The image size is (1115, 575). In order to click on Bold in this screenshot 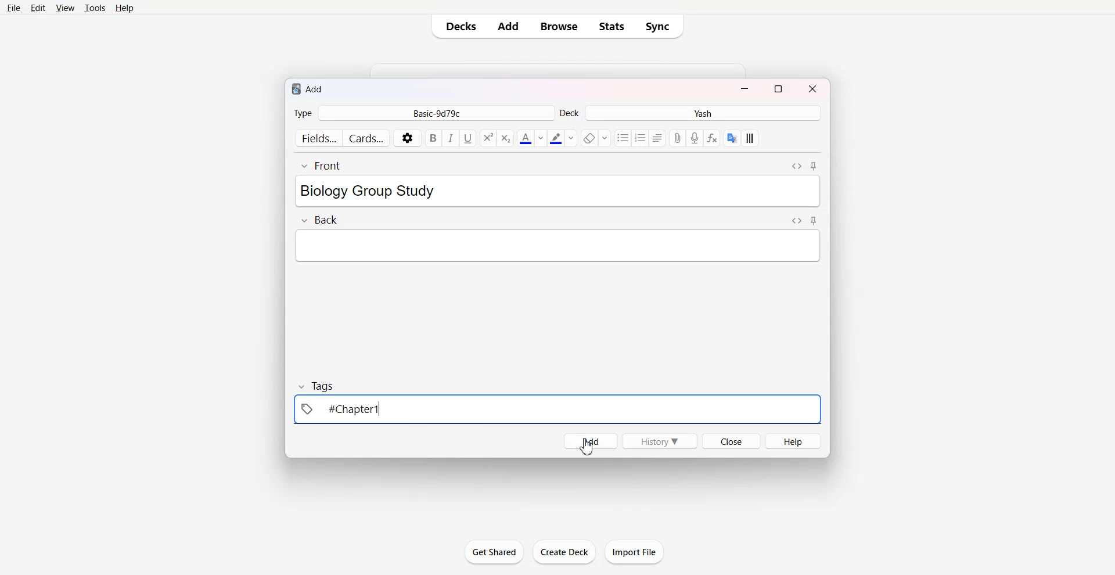, I will do `click(433, 138)`.